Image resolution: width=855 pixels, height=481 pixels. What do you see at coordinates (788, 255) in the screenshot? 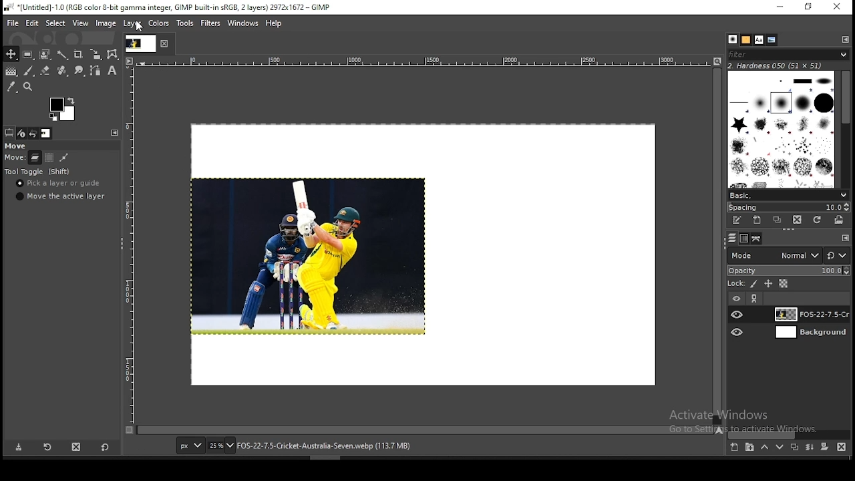
I see `blend mode` at bounding box center [788, 255].